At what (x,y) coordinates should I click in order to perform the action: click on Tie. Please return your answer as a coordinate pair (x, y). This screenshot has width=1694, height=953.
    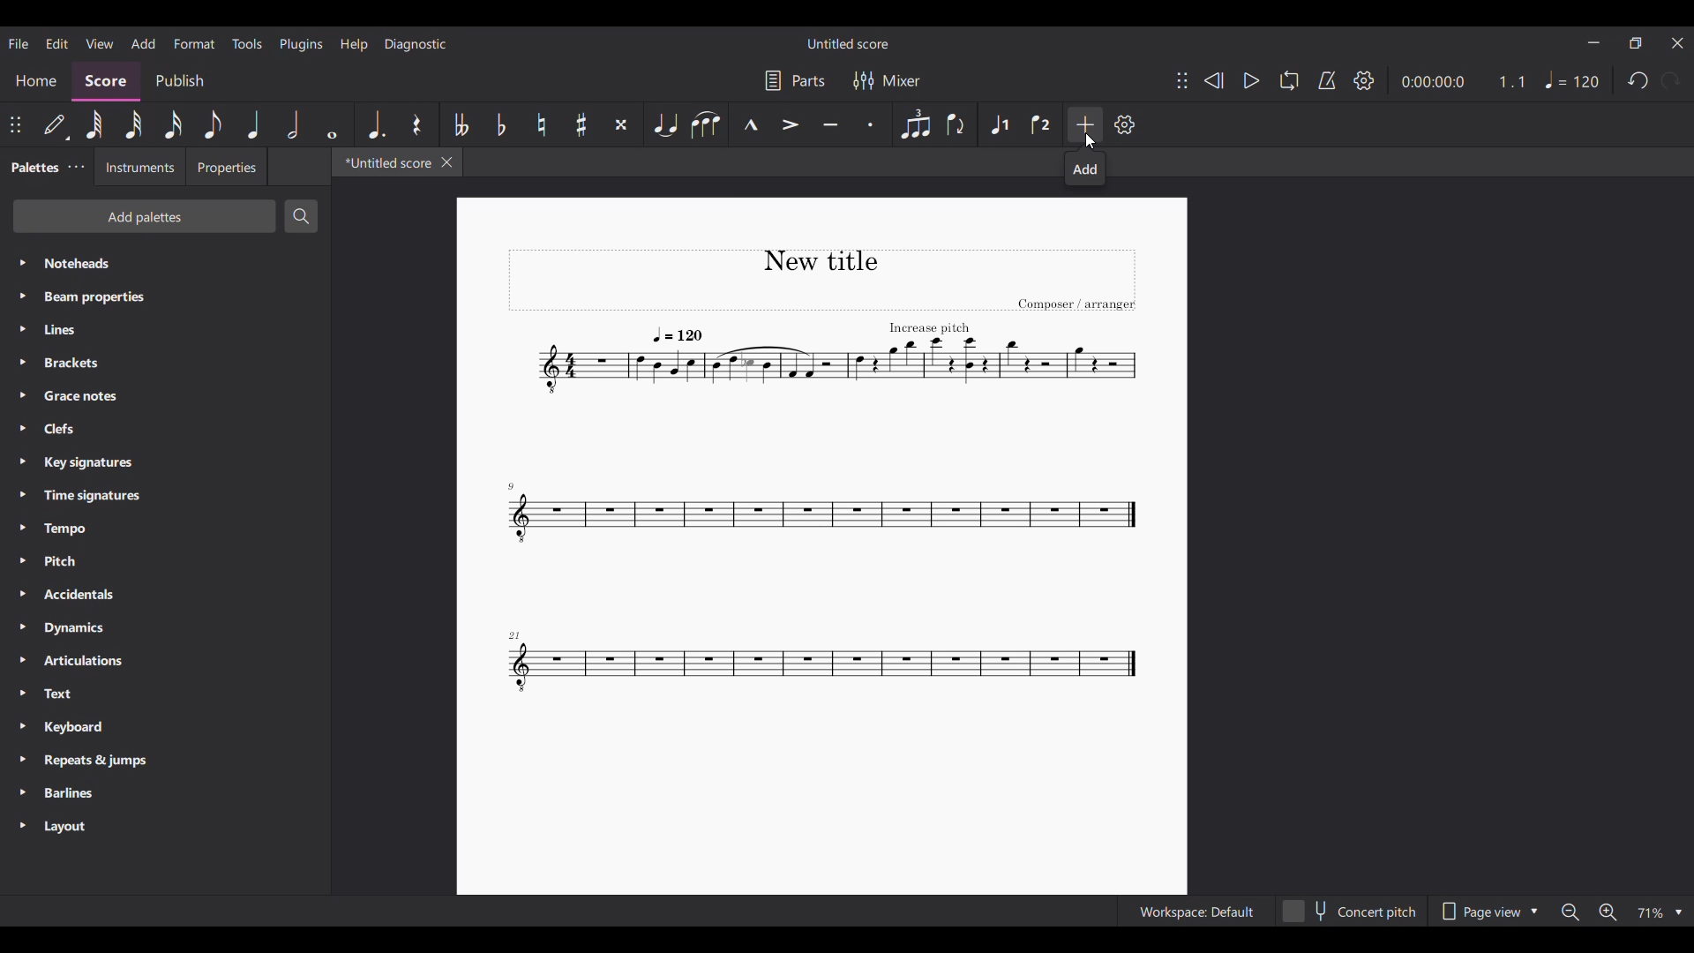
    Looking at the image, I should click on (664, 124).